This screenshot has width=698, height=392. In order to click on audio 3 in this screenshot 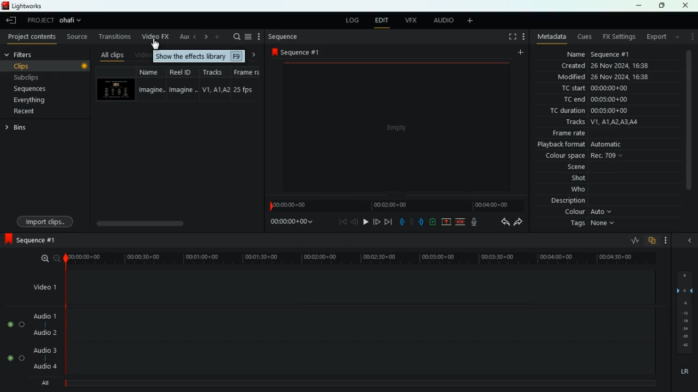, I will do `click(45, 351)`.